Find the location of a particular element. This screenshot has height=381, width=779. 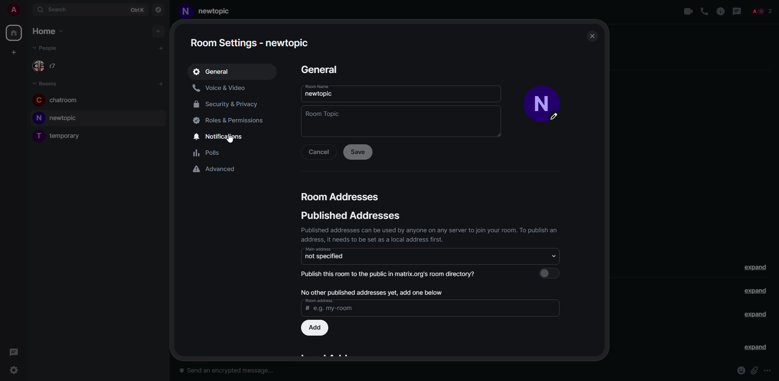

rooms is located at coordinates (47, 84).